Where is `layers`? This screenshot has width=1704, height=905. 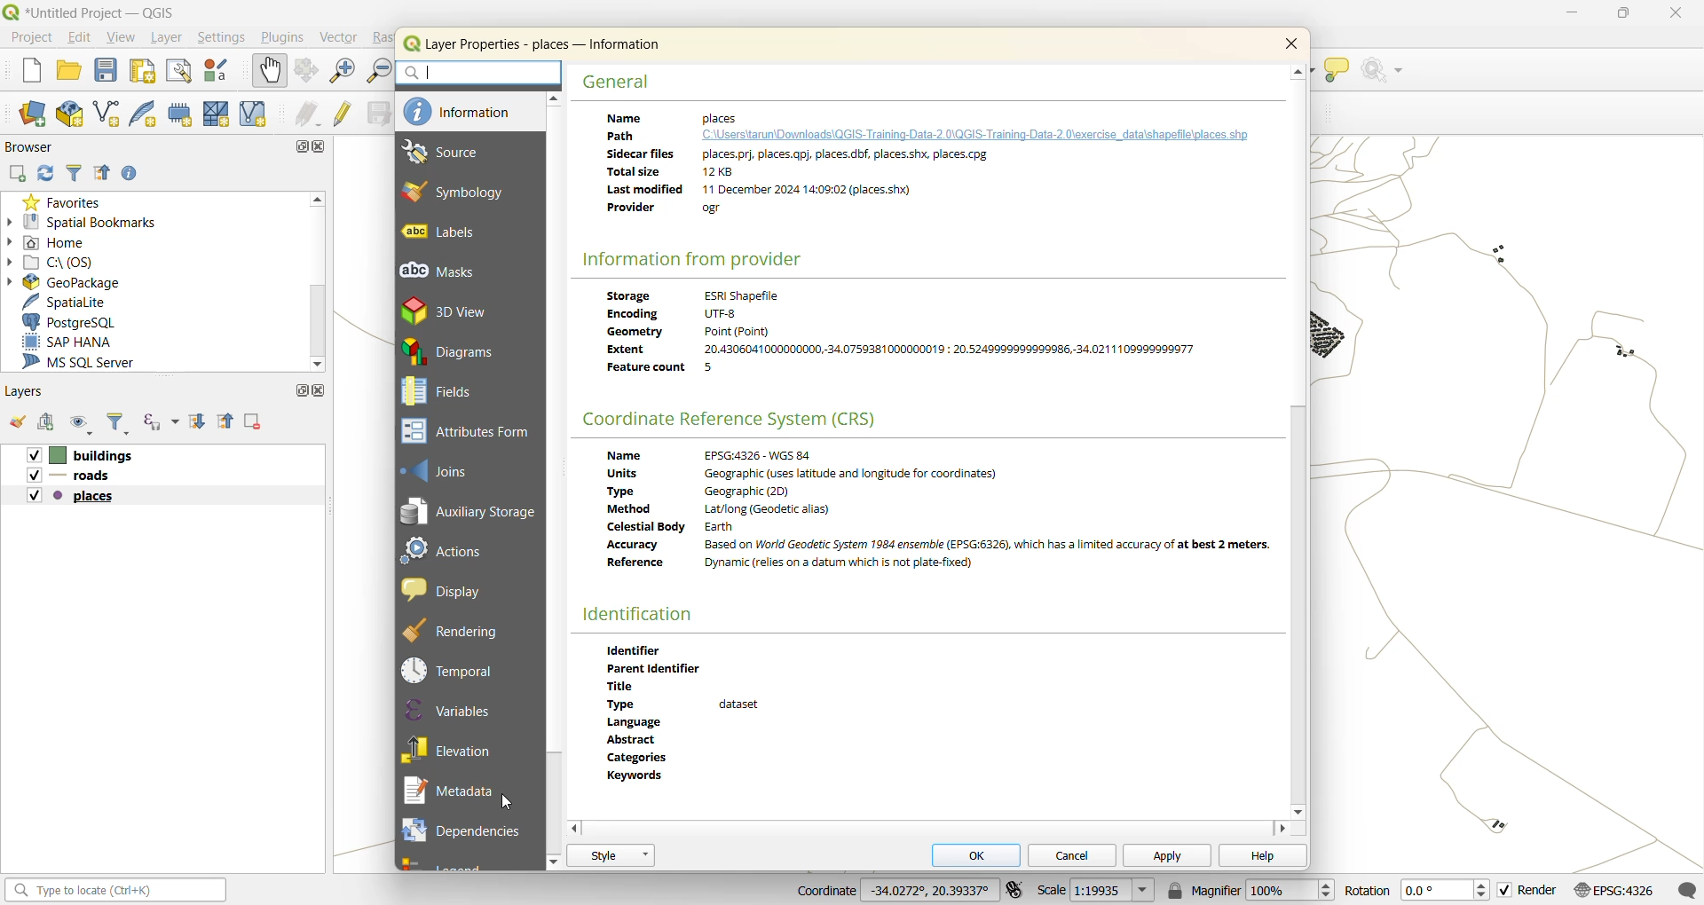 layers is located at coordinates (75, 476).